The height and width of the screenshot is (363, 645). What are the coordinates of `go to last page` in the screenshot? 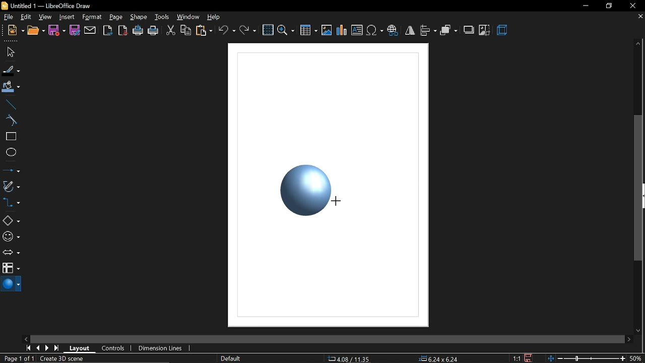 It's located at (58, 349).